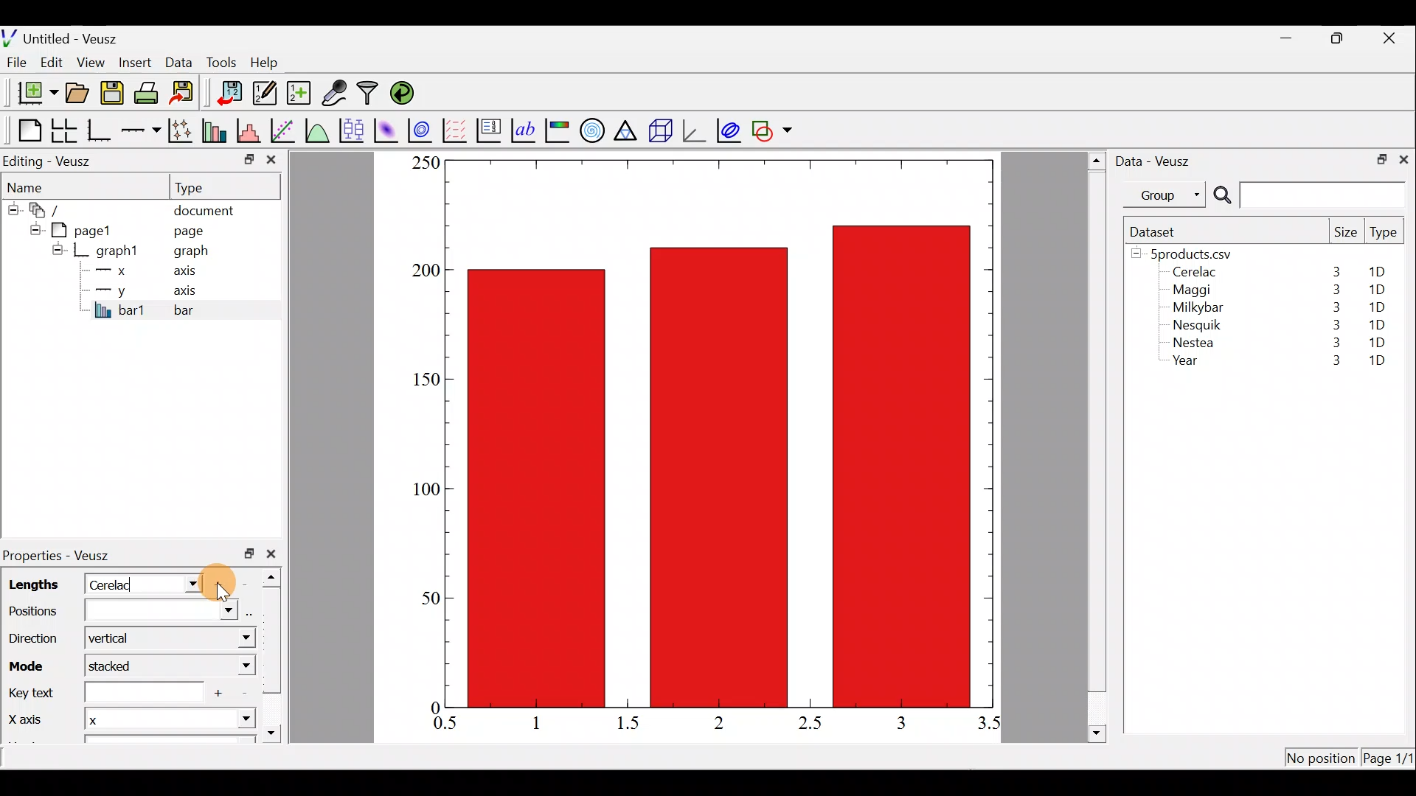 The width and height of the screenshot is (1416, 796). I want to click on pagel, so click(88, 228).